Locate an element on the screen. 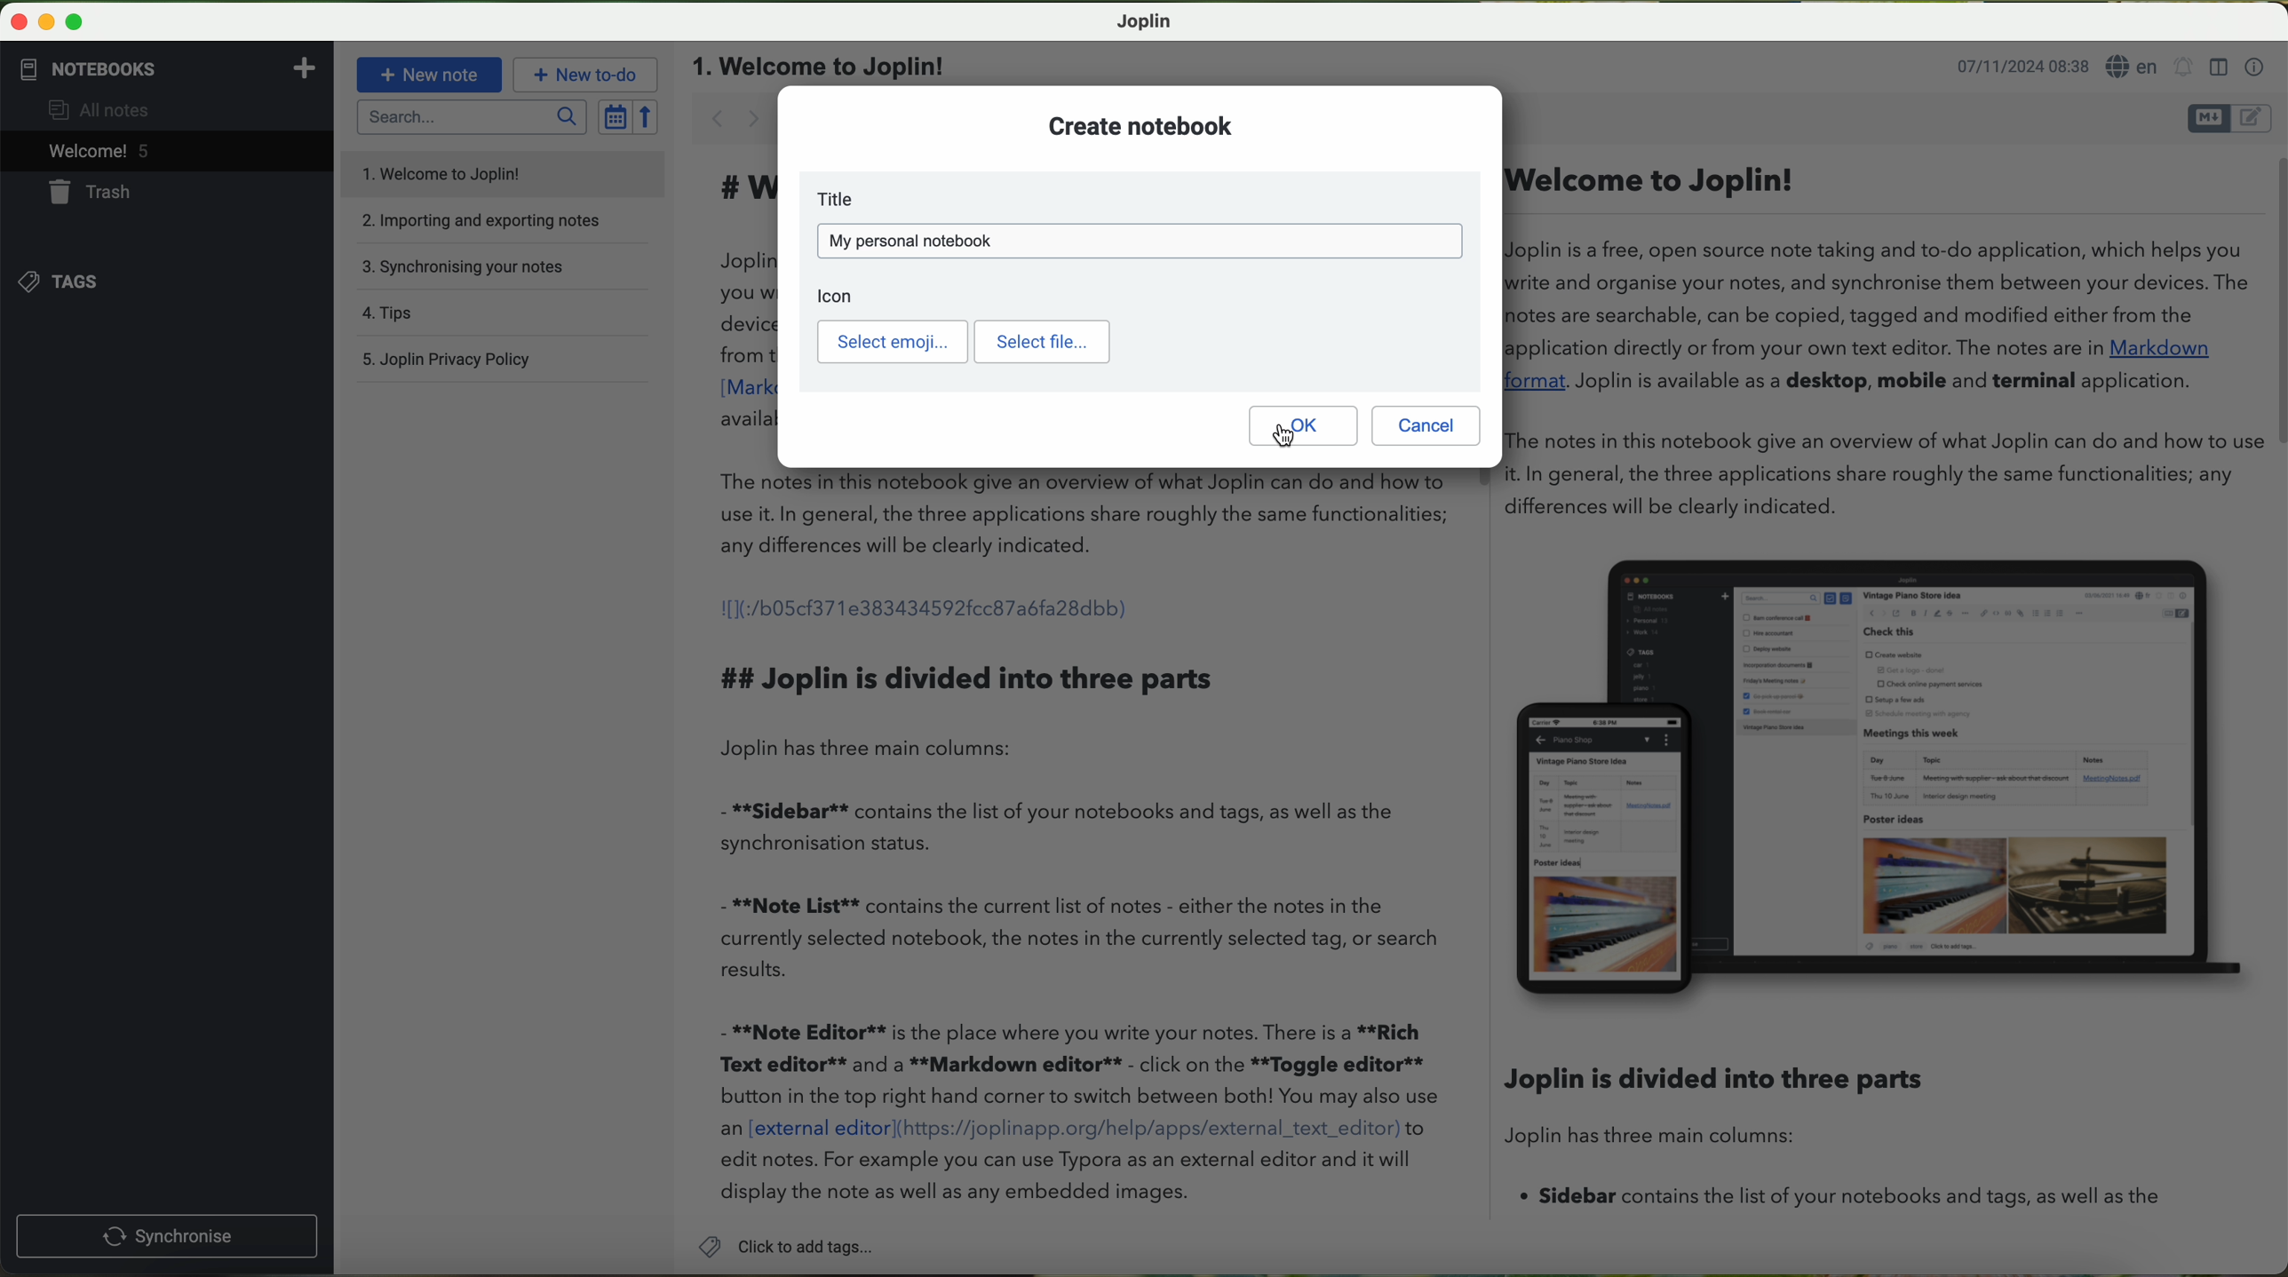 This screenshot has width=2288, height=1277. select file is located at coordinates (1041, 342).